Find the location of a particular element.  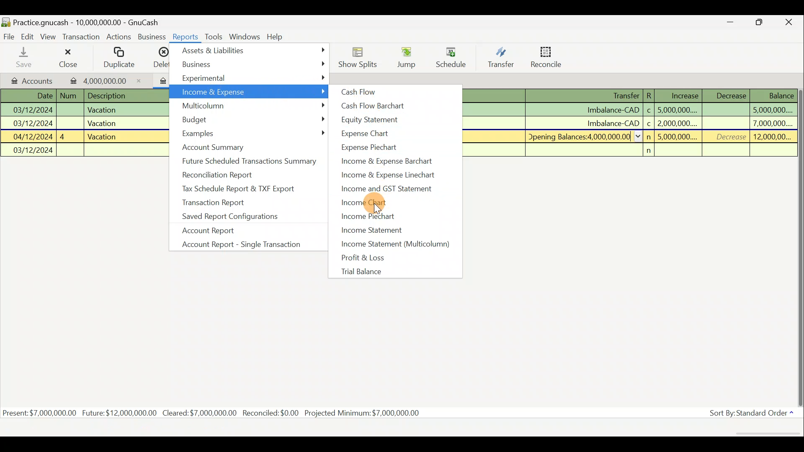

Imbalance-CAD is located at coordinates (613, 110).